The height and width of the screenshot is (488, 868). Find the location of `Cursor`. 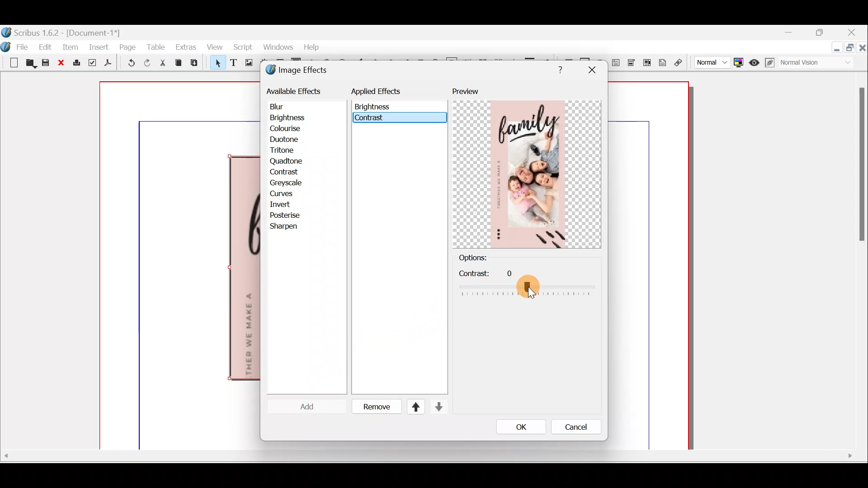

Cursor is located at coordinates (300, 406).